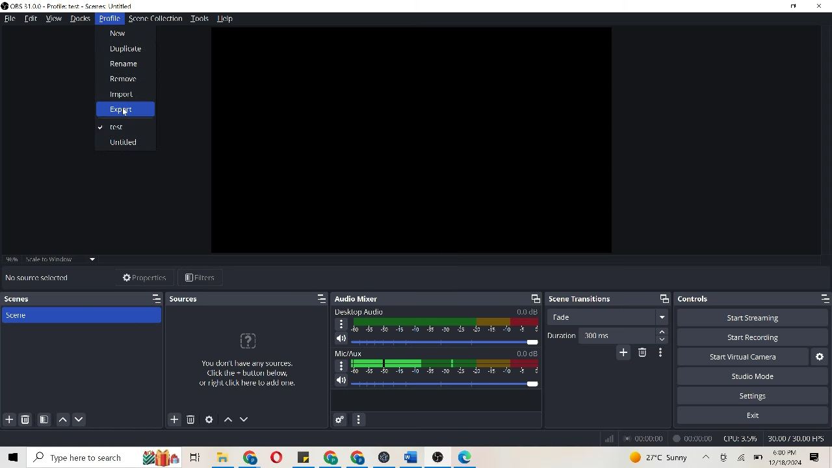  Describe the element at coordinates (658, 352) in the screenshot. I see `transition properties` at that location.